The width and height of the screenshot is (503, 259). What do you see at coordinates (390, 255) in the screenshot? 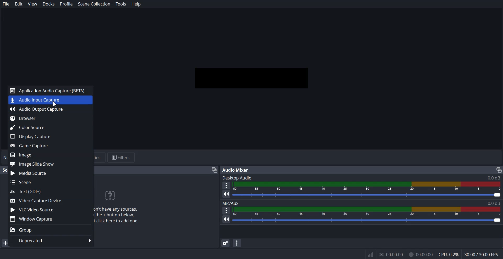
I see `0.00` at bounding box center [390, 255].